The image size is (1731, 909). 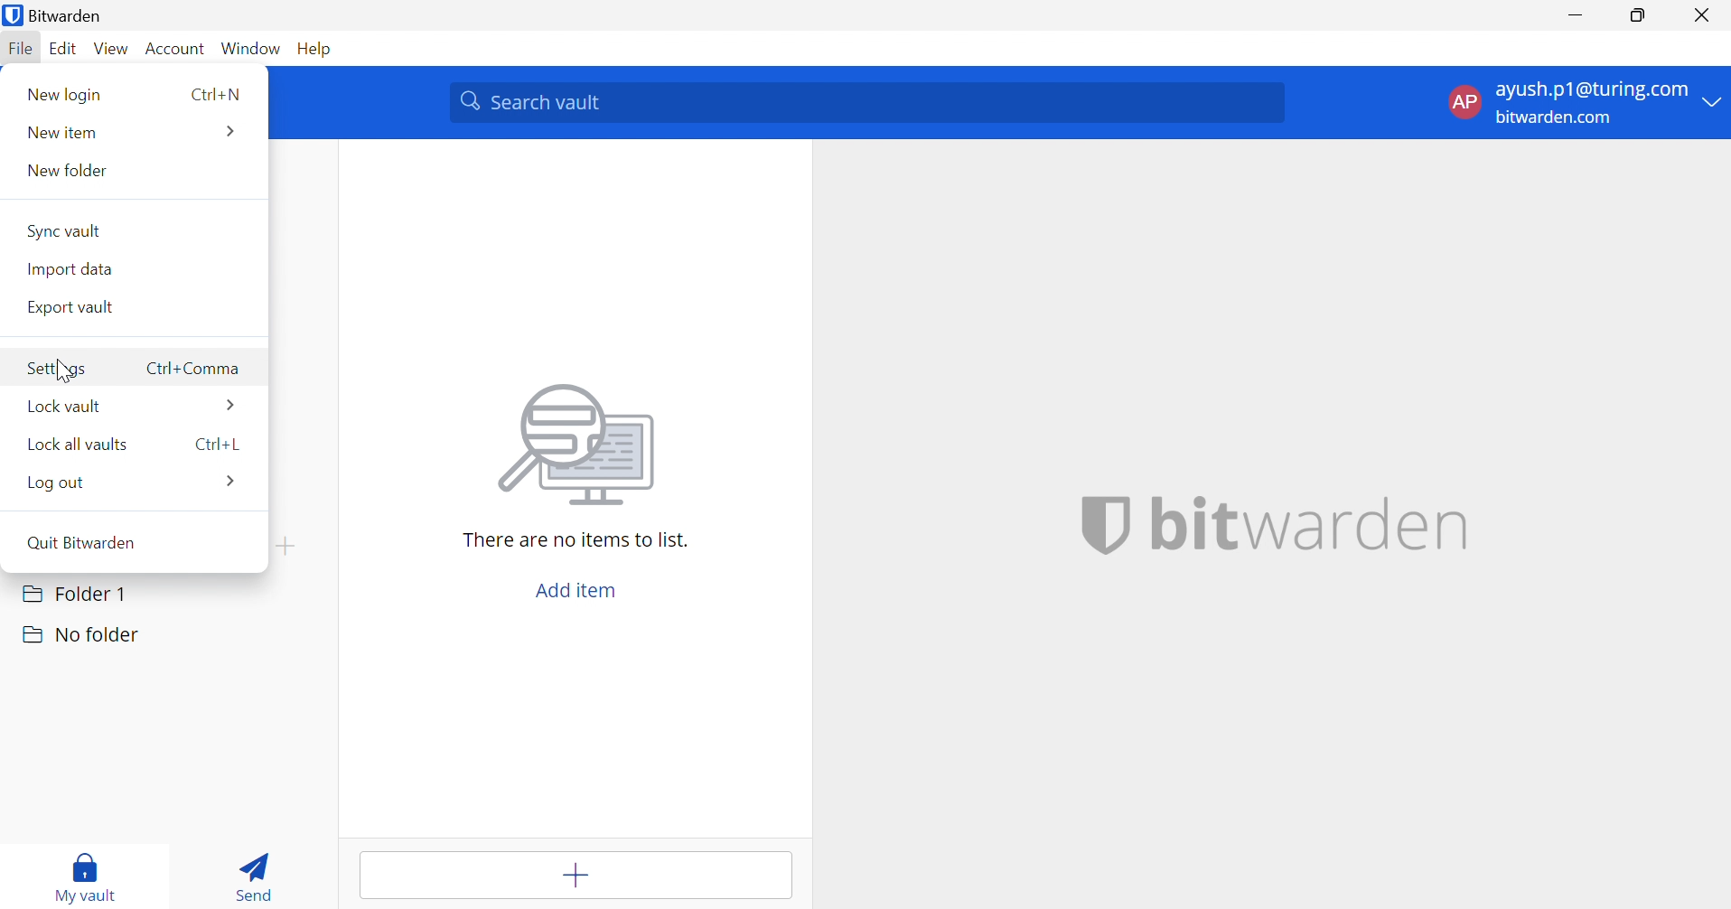 I want to click on Sync vault, so click(x=66, y=230).